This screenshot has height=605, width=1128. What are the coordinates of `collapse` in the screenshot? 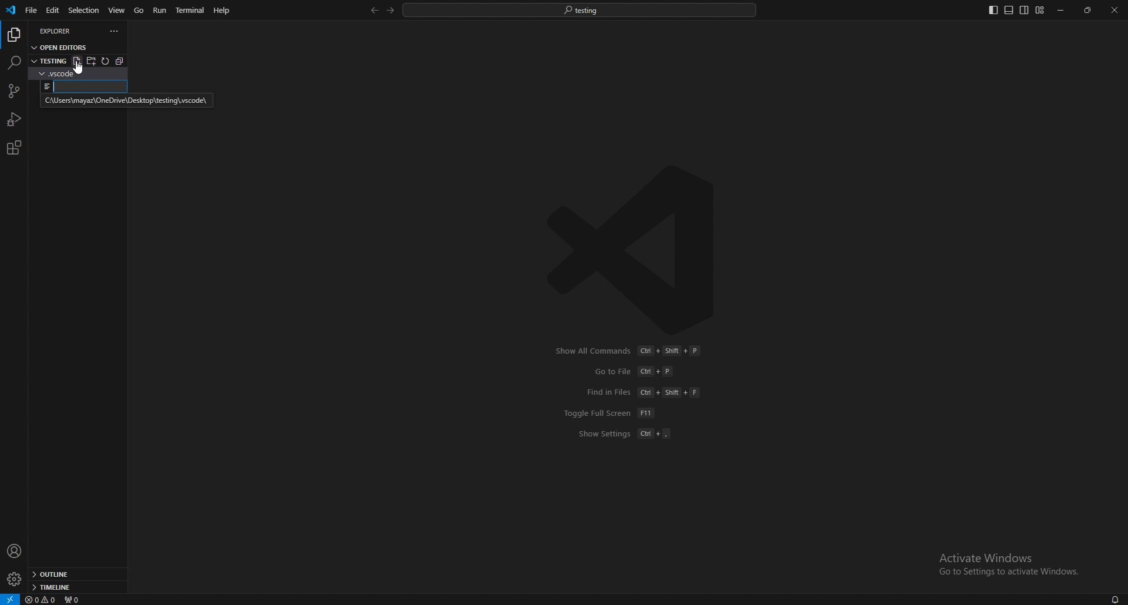 It's located at (123, 60).